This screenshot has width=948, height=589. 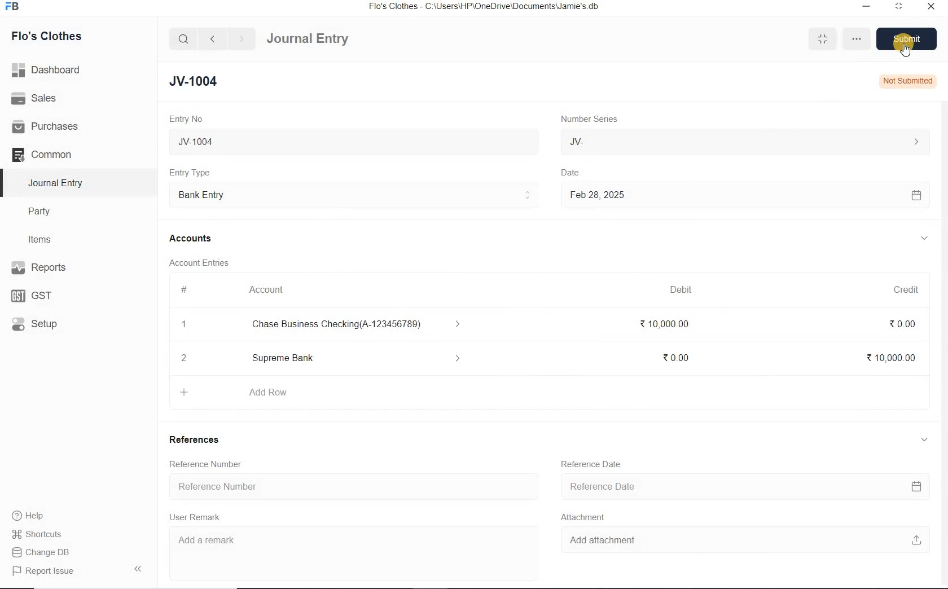 What do you see at coordinates (821, 39) in the screenshot?
I see `minimise/maximise` at bounding box center [821, 39].